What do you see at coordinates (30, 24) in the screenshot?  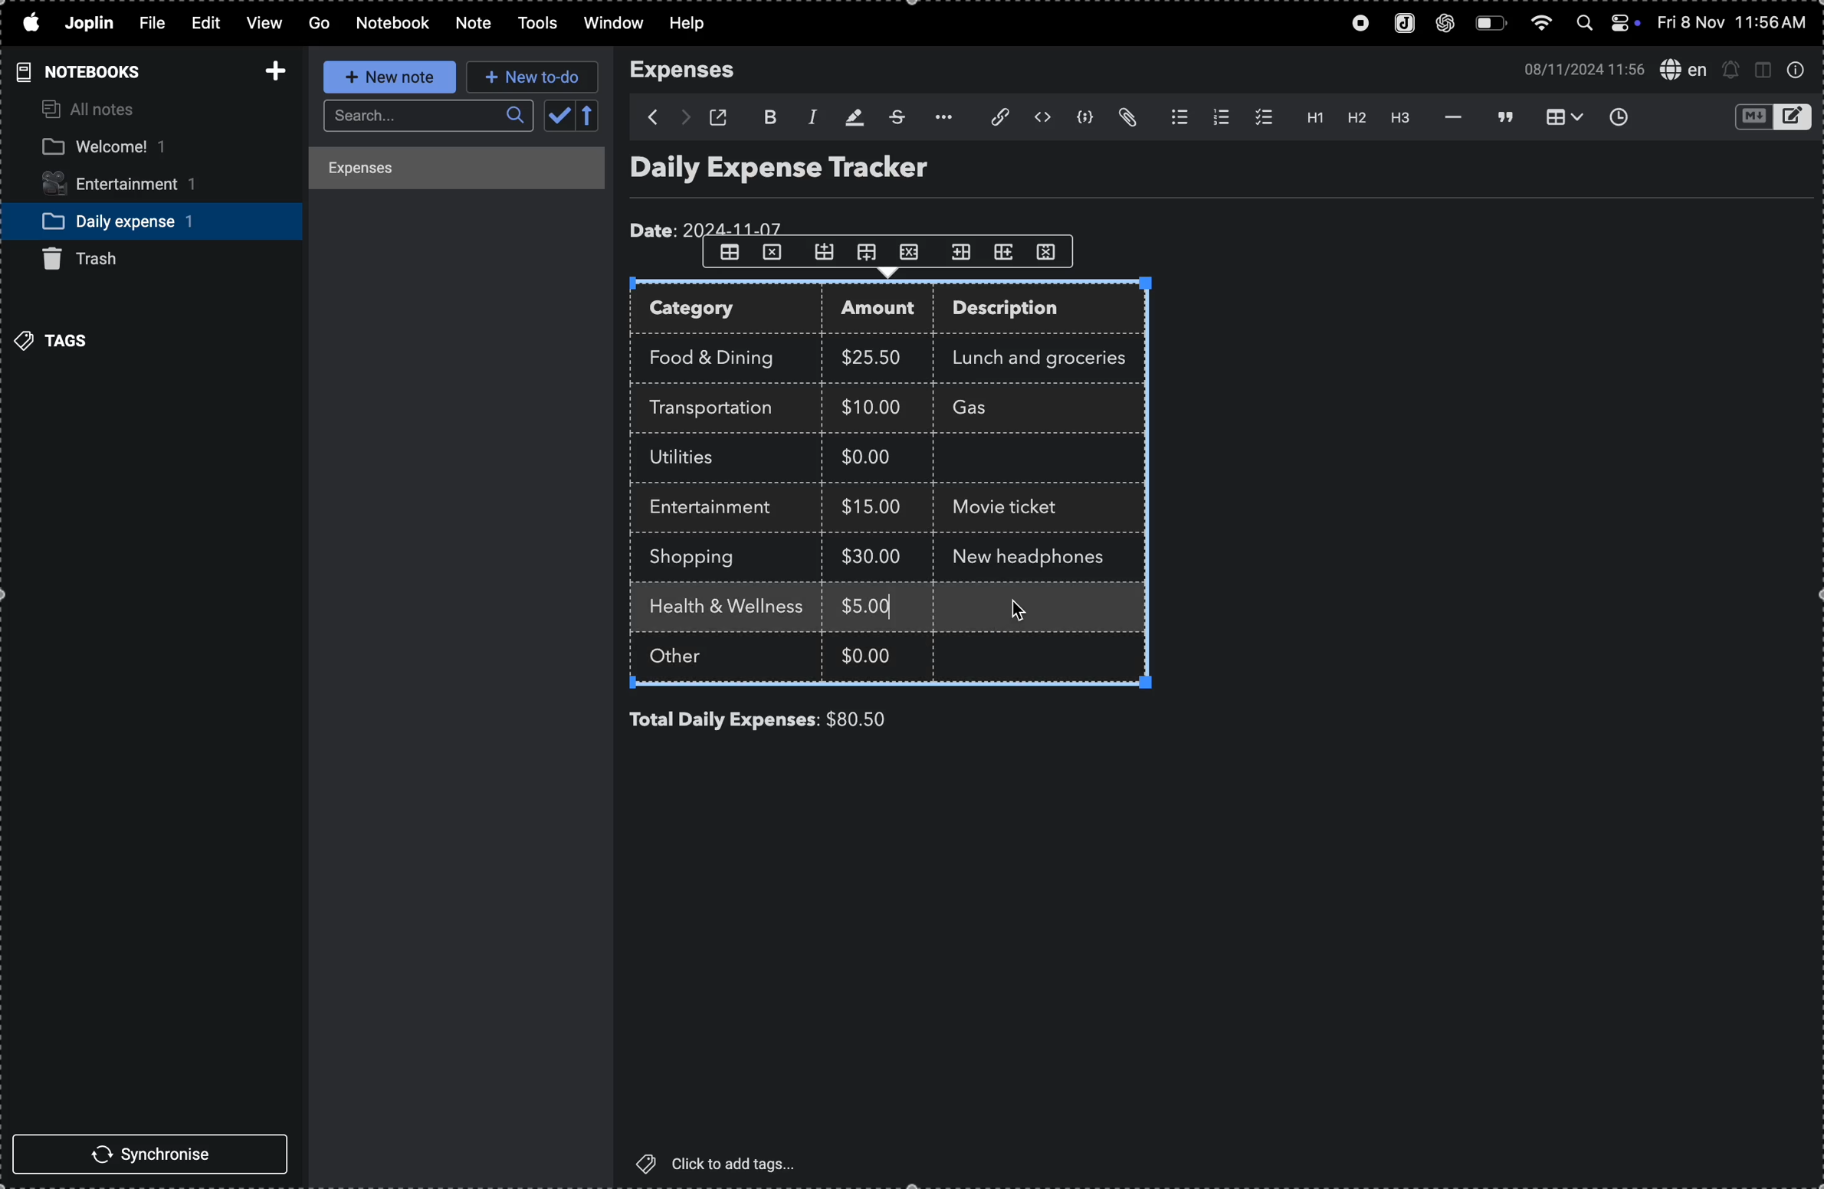 I see `apple menu` at bounding box center [30, 24].